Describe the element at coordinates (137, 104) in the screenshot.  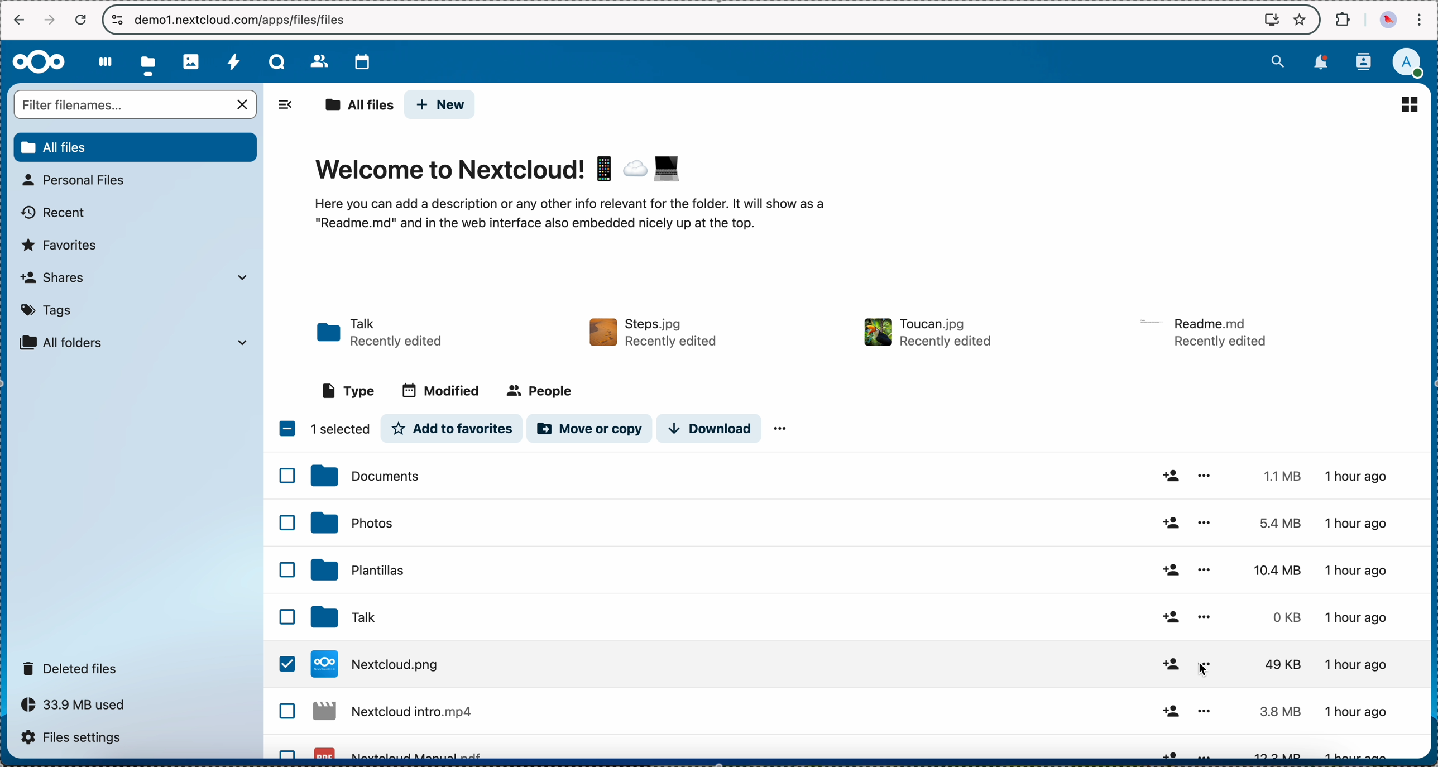
I see `search bar` at that location.